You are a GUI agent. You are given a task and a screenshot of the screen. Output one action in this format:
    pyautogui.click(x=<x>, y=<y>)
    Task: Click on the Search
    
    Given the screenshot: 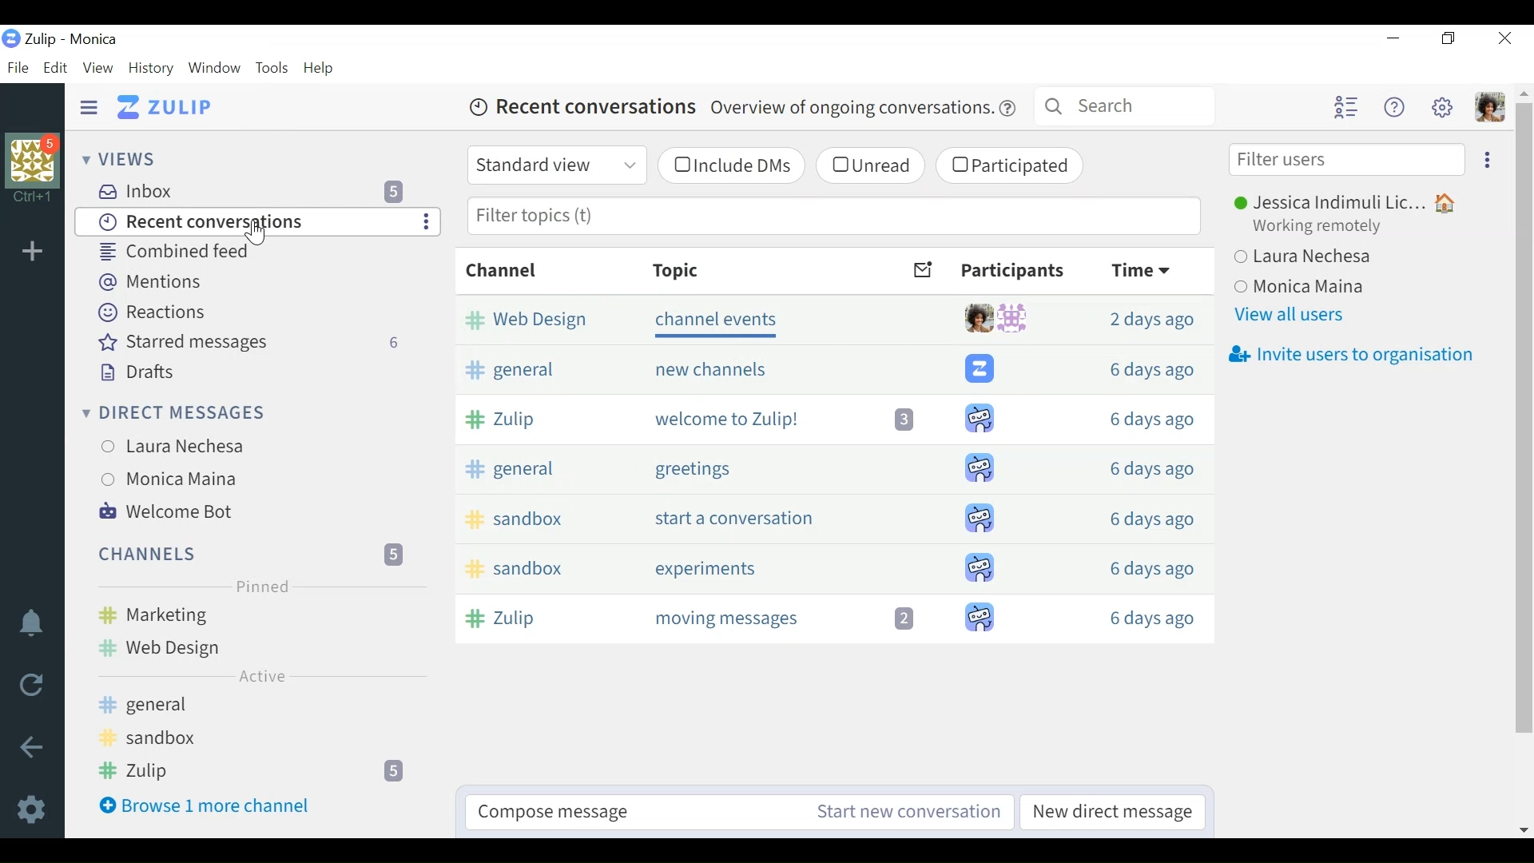 What is the action you would take?
    pyautogui.click(x=1126, y=105)
    